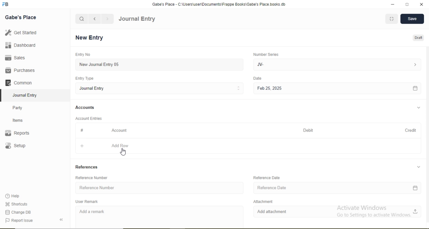 The width and height of the screenshot is (429, 229). Describe the element at coordinates (406, 4) in the screenshot. I see `resize` at that location.